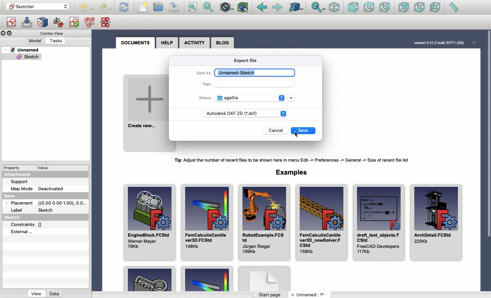 Image resolution: width=491 pixels, height=298 pixels. I want to click on Combo view, so click(51, 33).